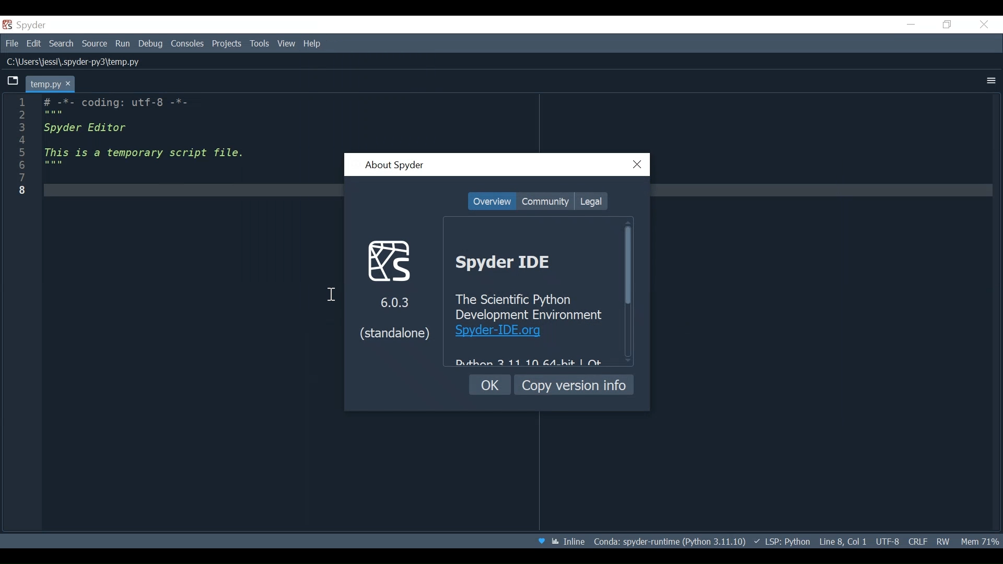 Image resolution: width=1003 pixels, height=564 pixels. Describe the element at coordinates (631, 361) in the screenshot. I see `Scroll down` at that location.